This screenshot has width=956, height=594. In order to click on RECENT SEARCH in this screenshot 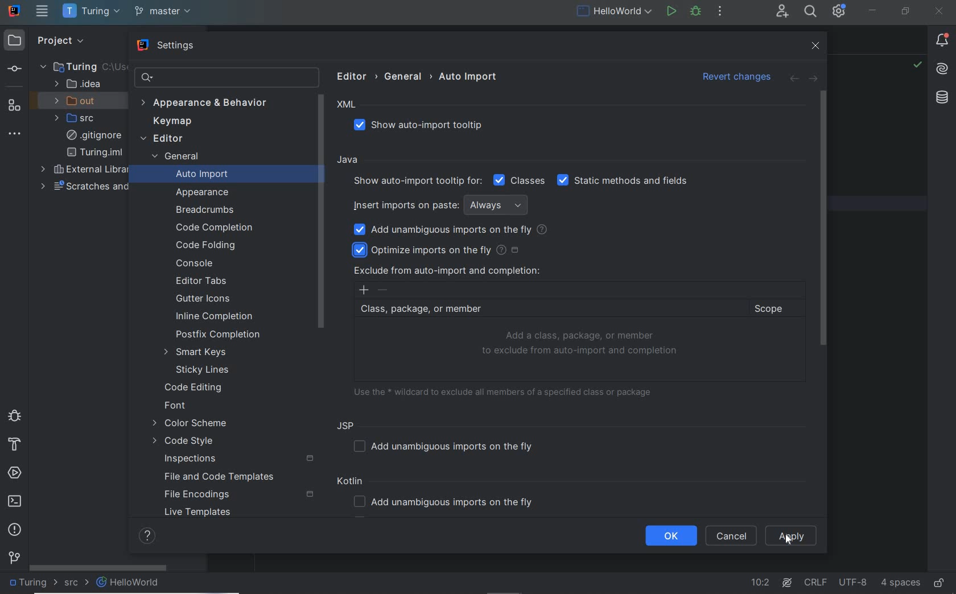, I will do `click(225, 77)`.